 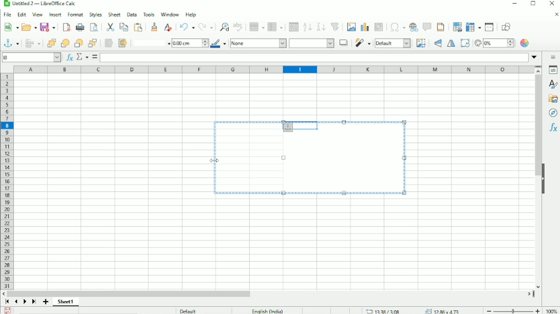 I want to click on Paste, so click(x=139, y=27).